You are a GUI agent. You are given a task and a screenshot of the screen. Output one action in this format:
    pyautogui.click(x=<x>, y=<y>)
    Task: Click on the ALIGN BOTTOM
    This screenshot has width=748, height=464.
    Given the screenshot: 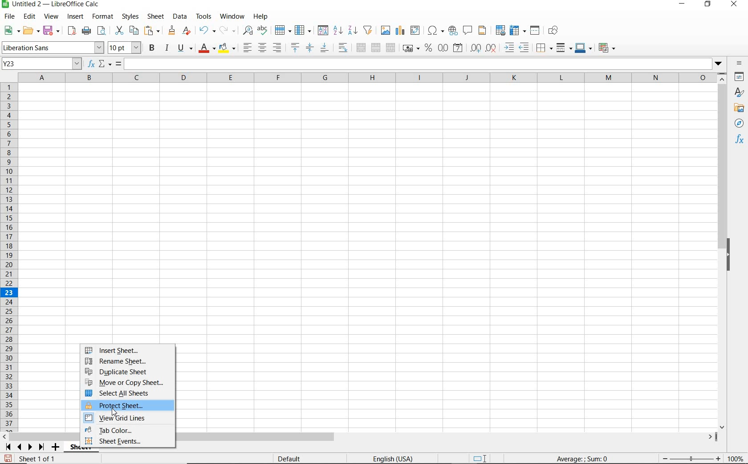 What is the action you would take?
    pyautogui.click(x=324, y=49)
    